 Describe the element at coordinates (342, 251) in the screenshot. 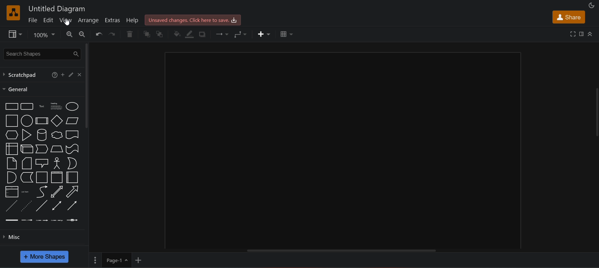

I see `horizontal scroll bar` at that location.